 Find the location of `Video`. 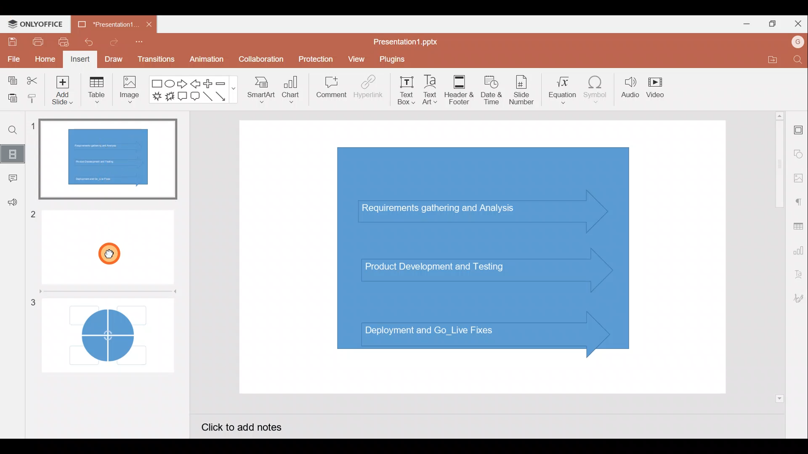

Video is located at coordinates (659, 87).